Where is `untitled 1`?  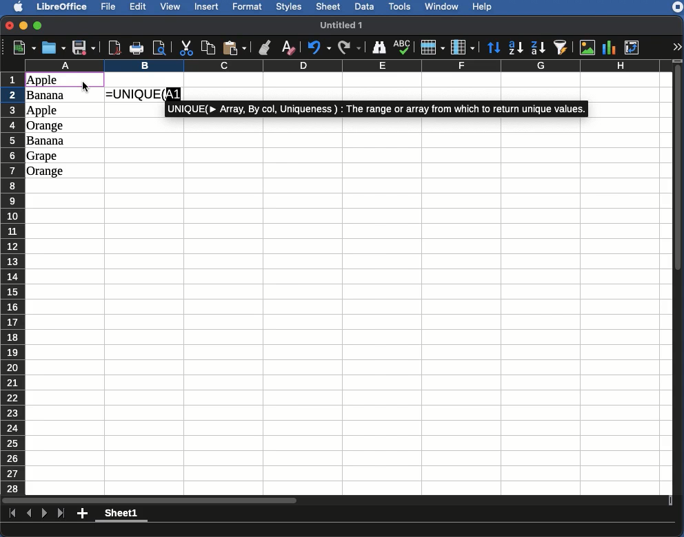 untitled 1 is located at coordinates (347, 24).